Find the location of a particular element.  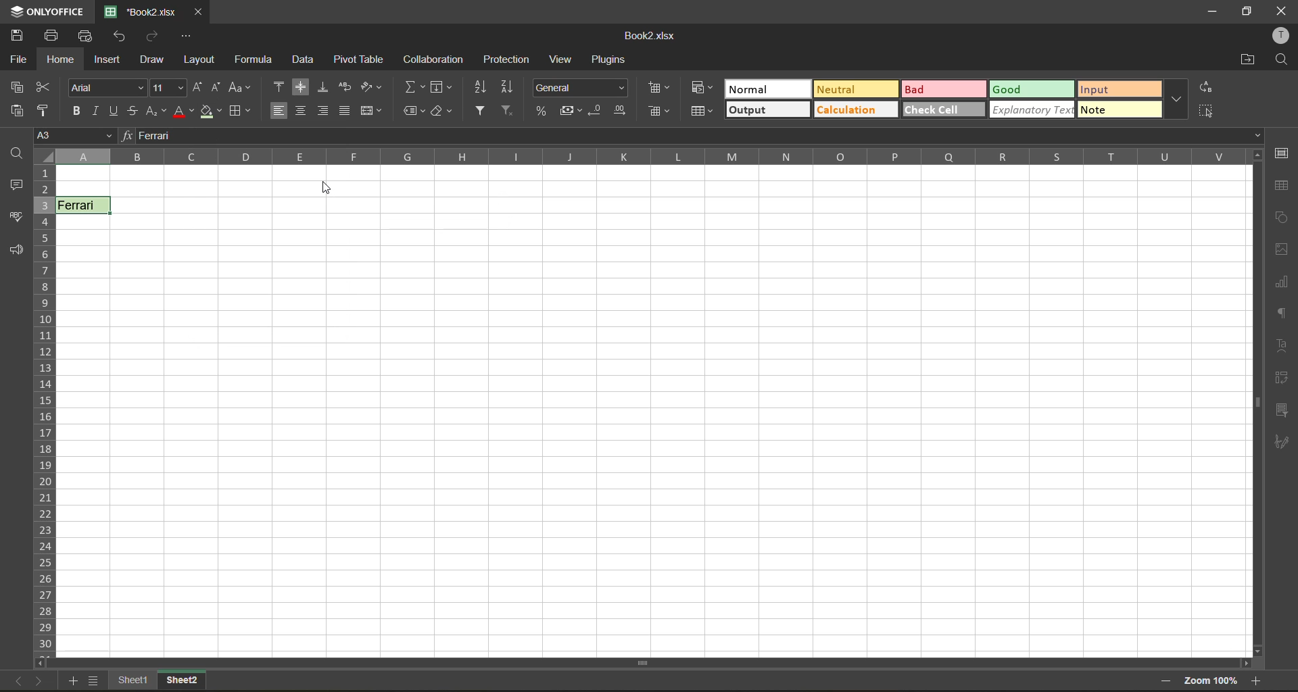

explanatory text is located at coordinates (1031, 112).